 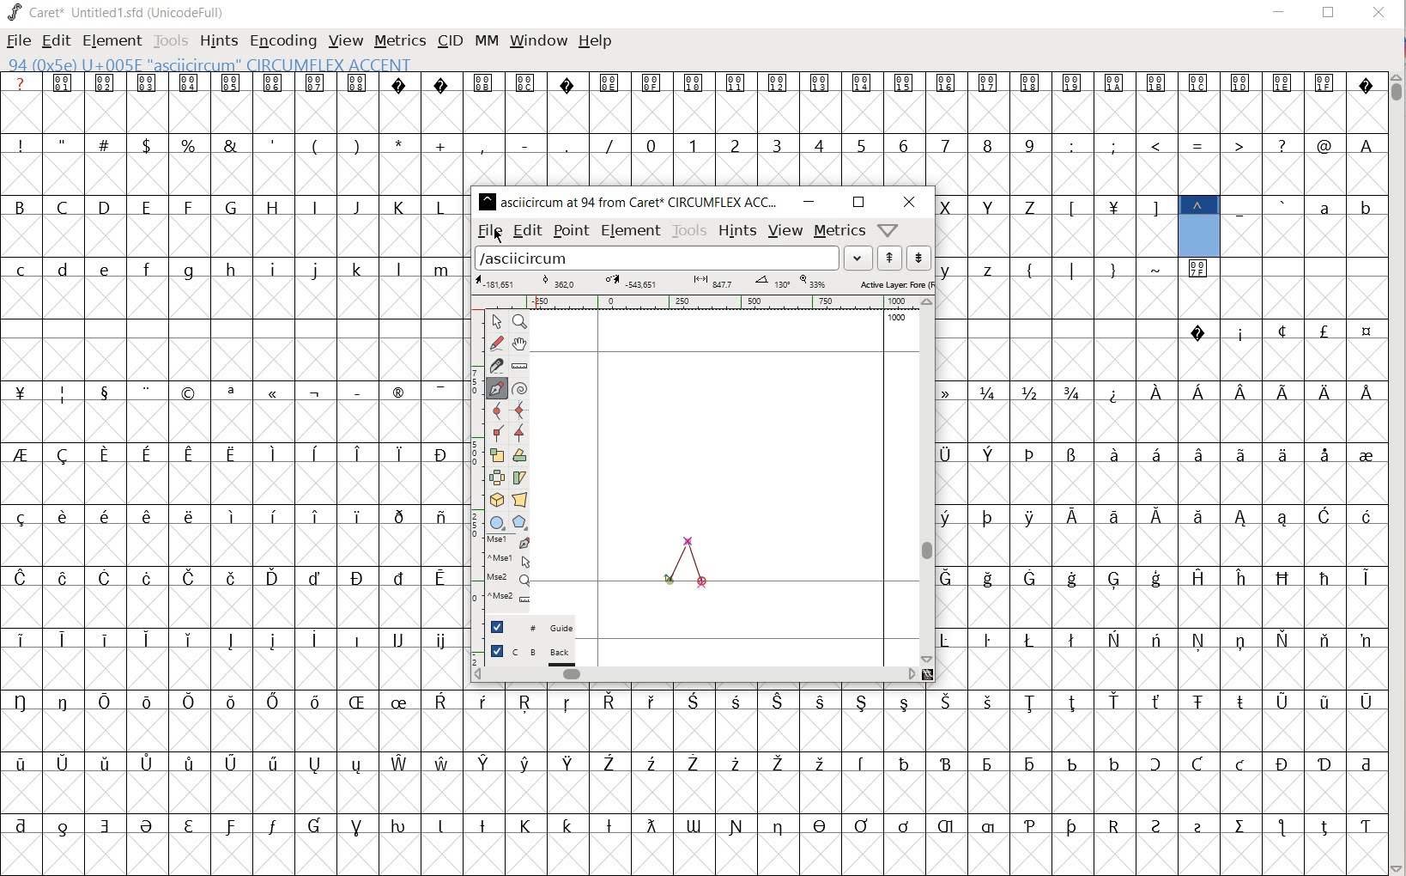 I want to click on skew the selection, so click(x=519, y=478).